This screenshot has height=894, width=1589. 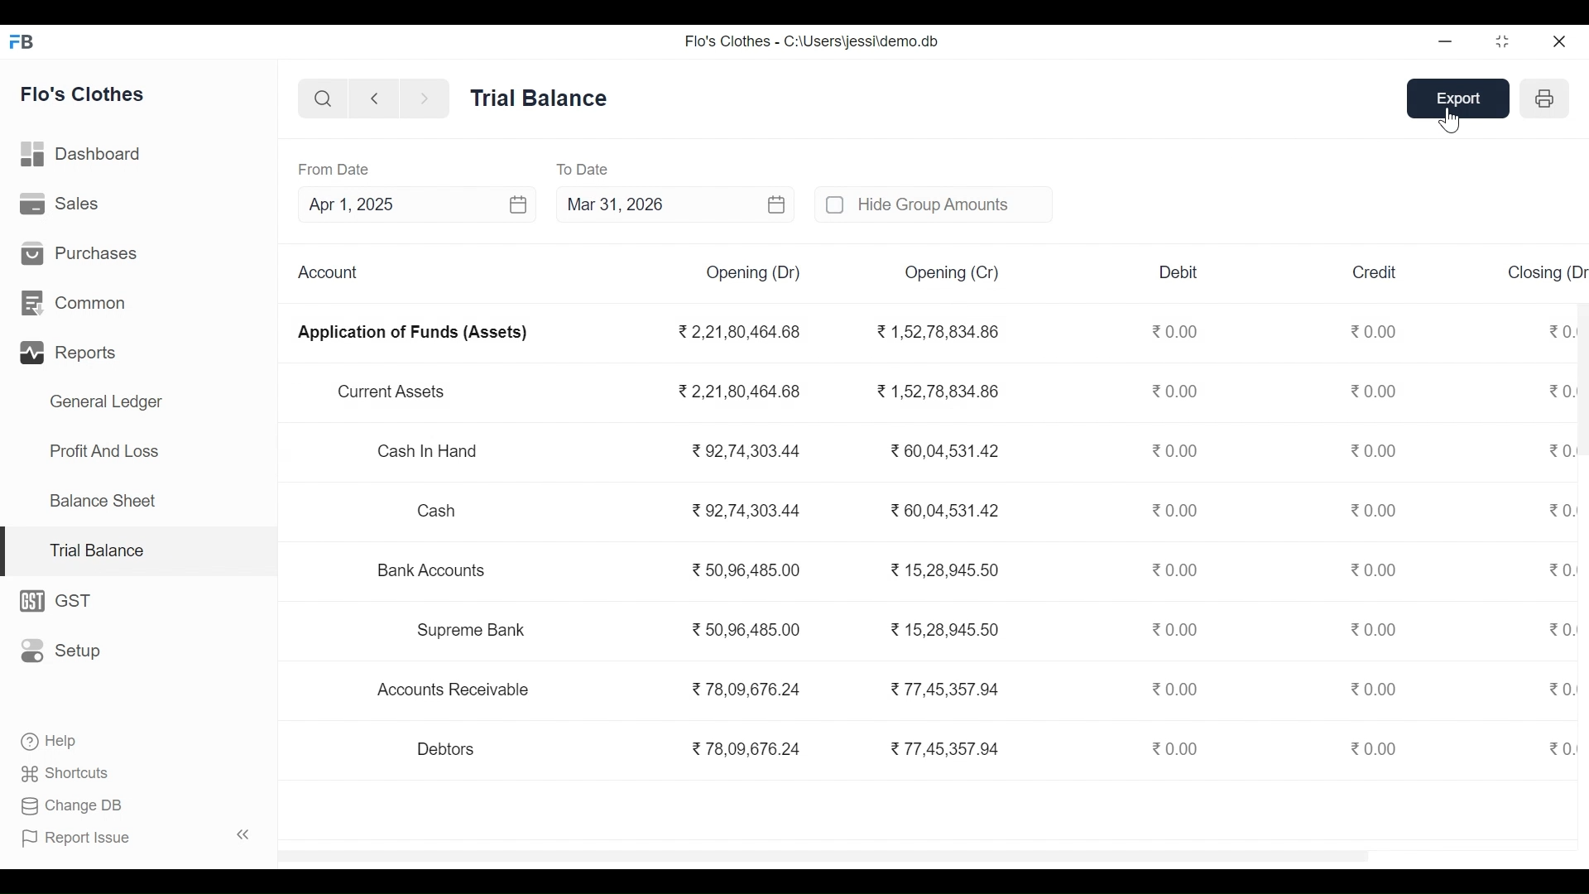 I want to click on Sales, so click(x=63, y=204).